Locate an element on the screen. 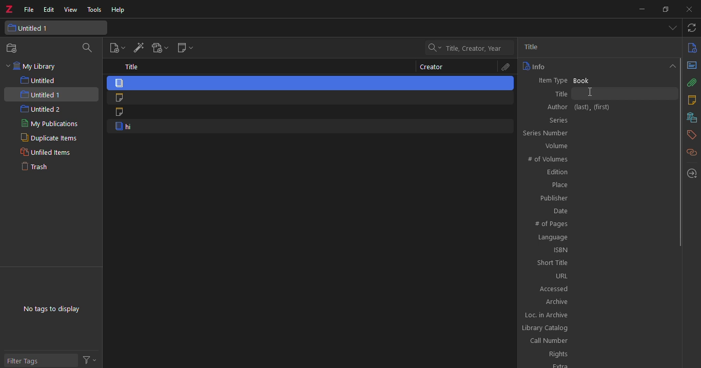 The width and height of the screenshot is (701, 368). new item is located at coordinates (115, 48).